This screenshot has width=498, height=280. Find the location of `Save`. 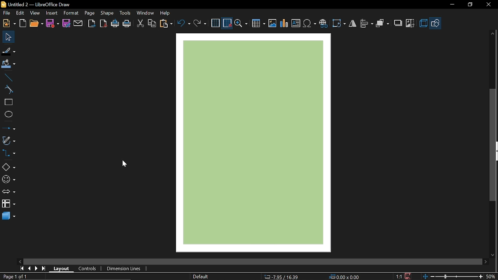

Save is located at coordinates (408, 276).